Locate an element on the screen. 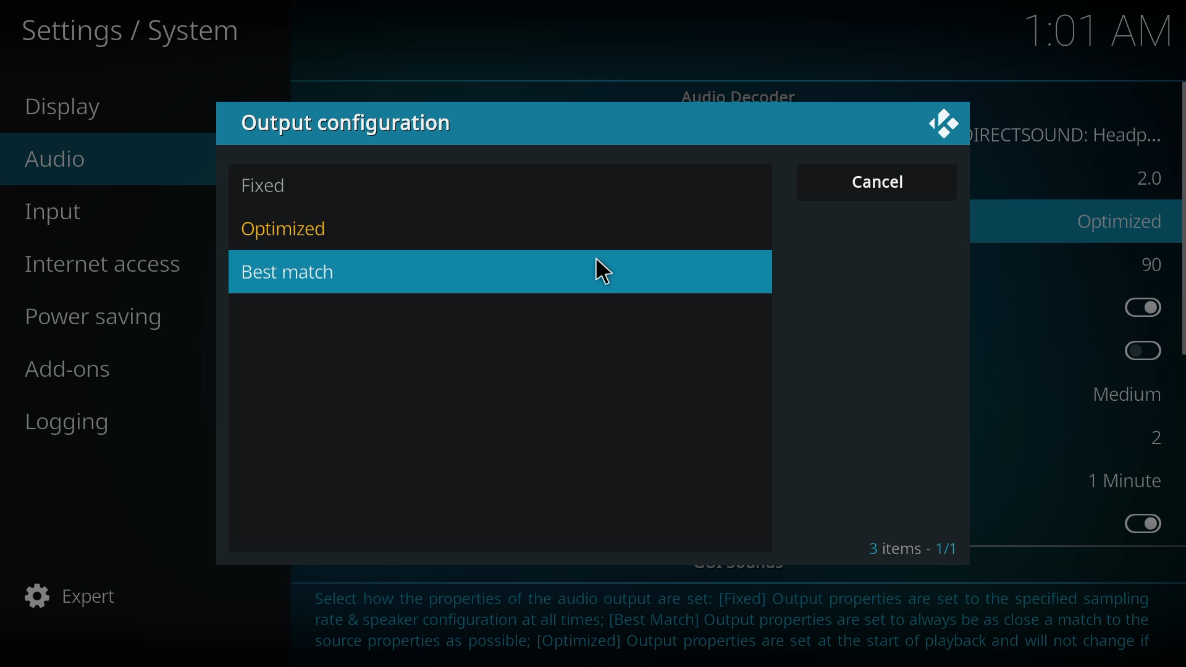  optimized is located at coordinates (286, 230).